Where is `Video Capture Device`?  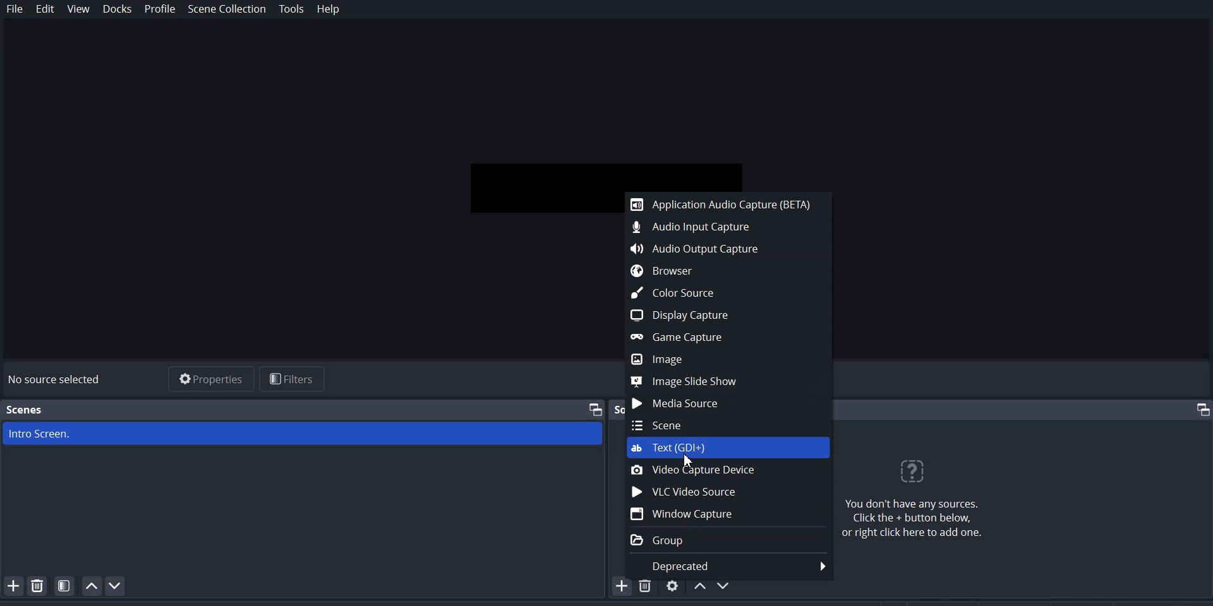
Video Capture Device is located at coordinates (728, 470).